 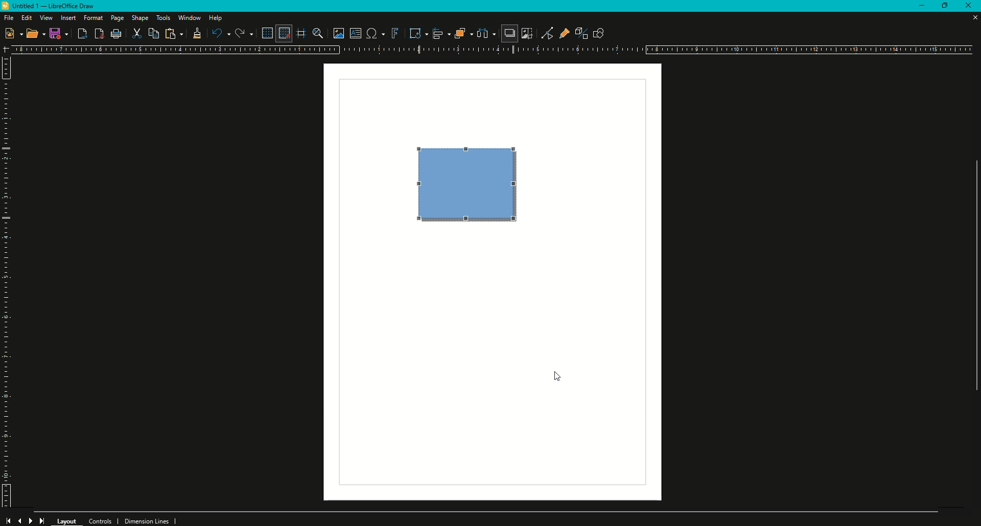 I want to click on Transformations, so click(x=414, y=33).